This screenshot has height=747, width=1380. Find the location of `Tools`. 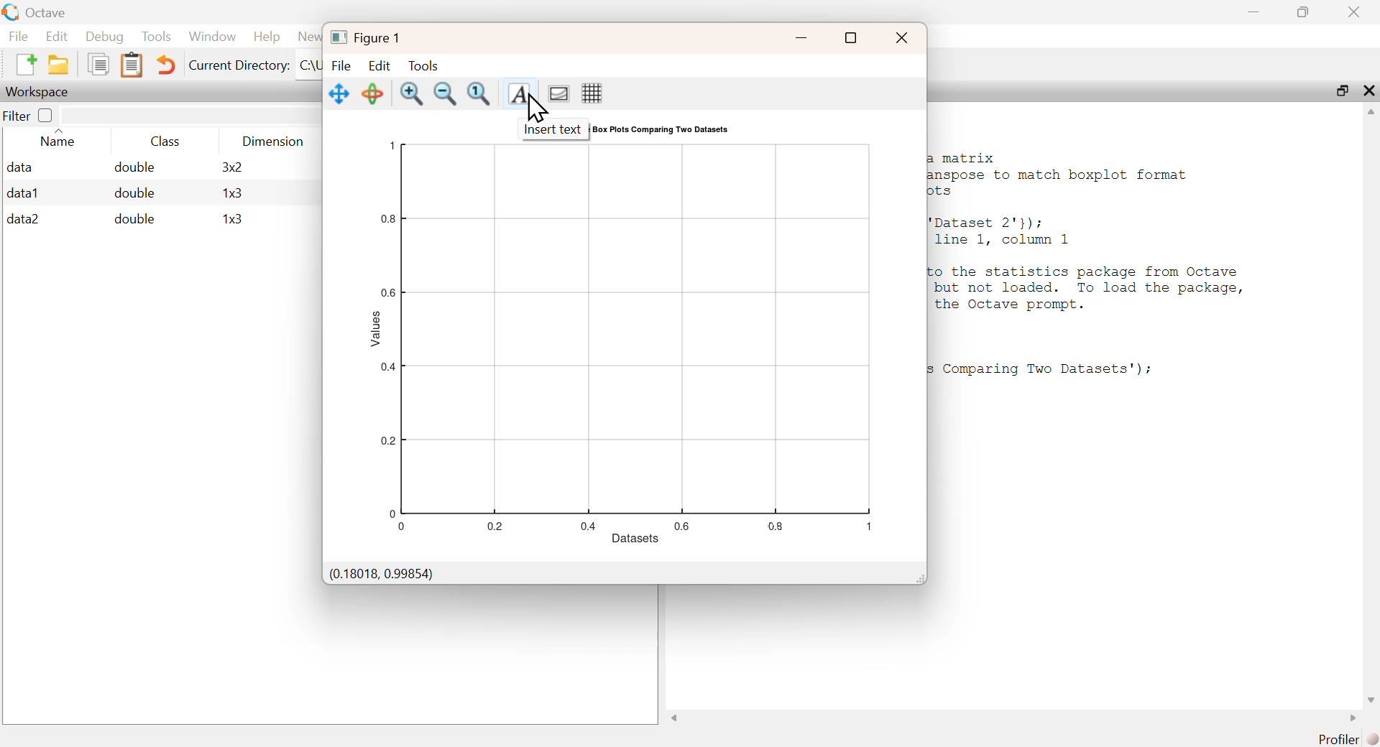

Tools is located at coordinates (157, 36).